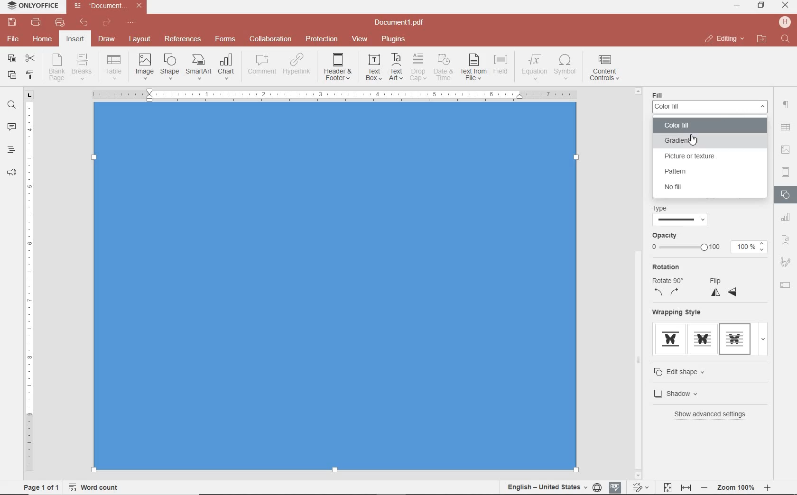  I want to click on OPACITY, so click(708, 245).